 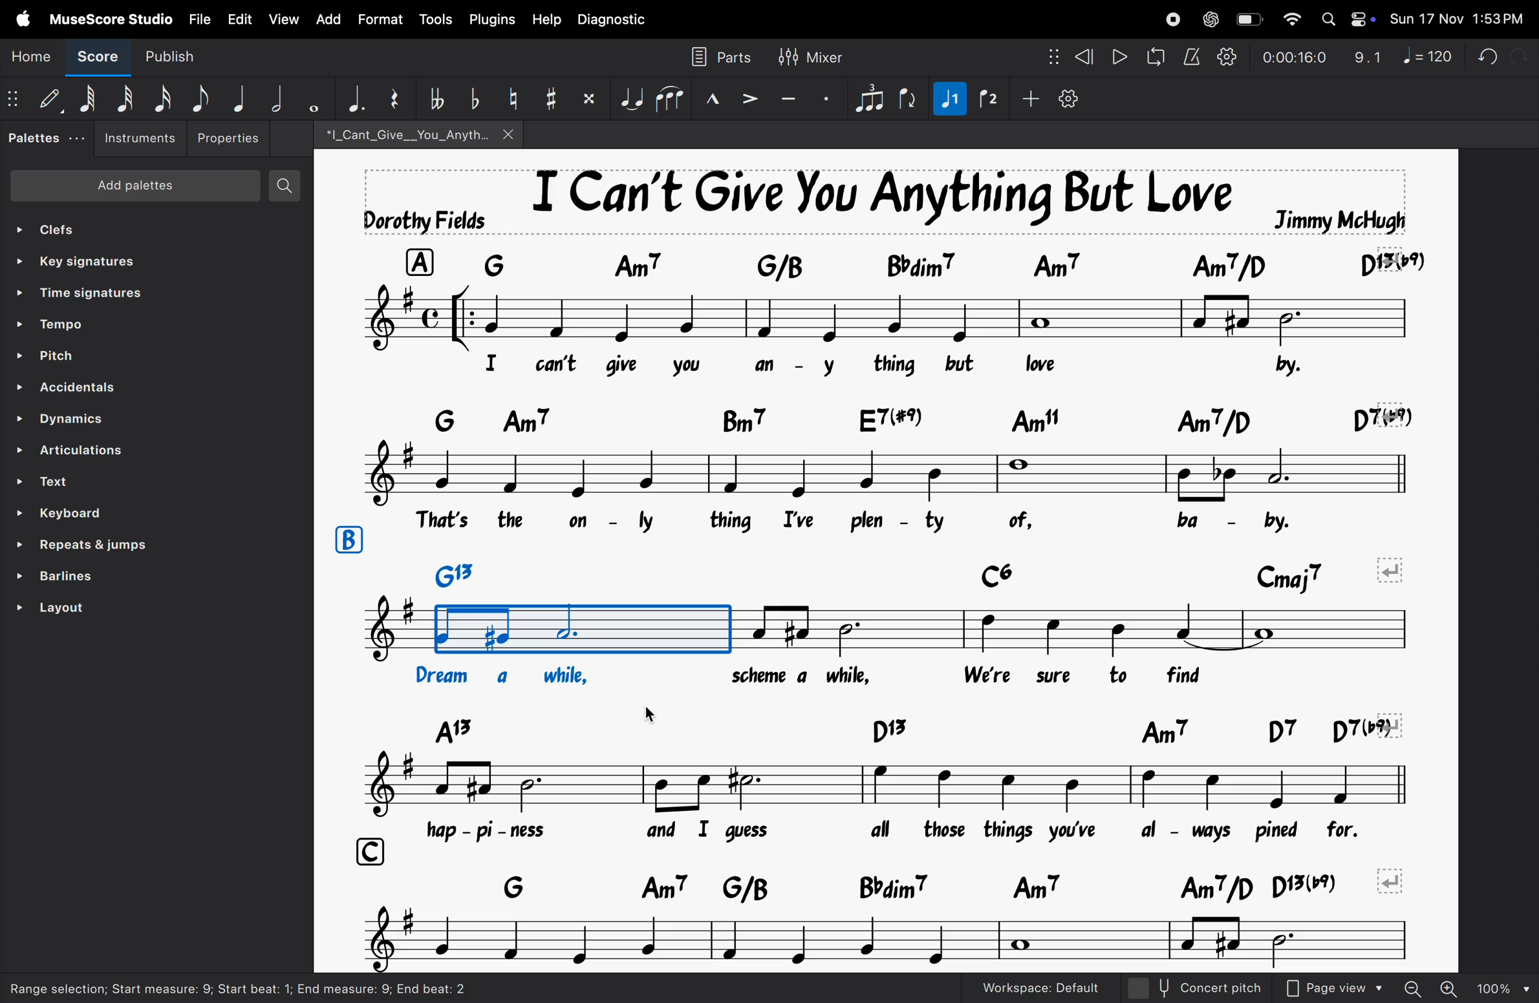 I want to click on whole note, so click(x=310, y=100).